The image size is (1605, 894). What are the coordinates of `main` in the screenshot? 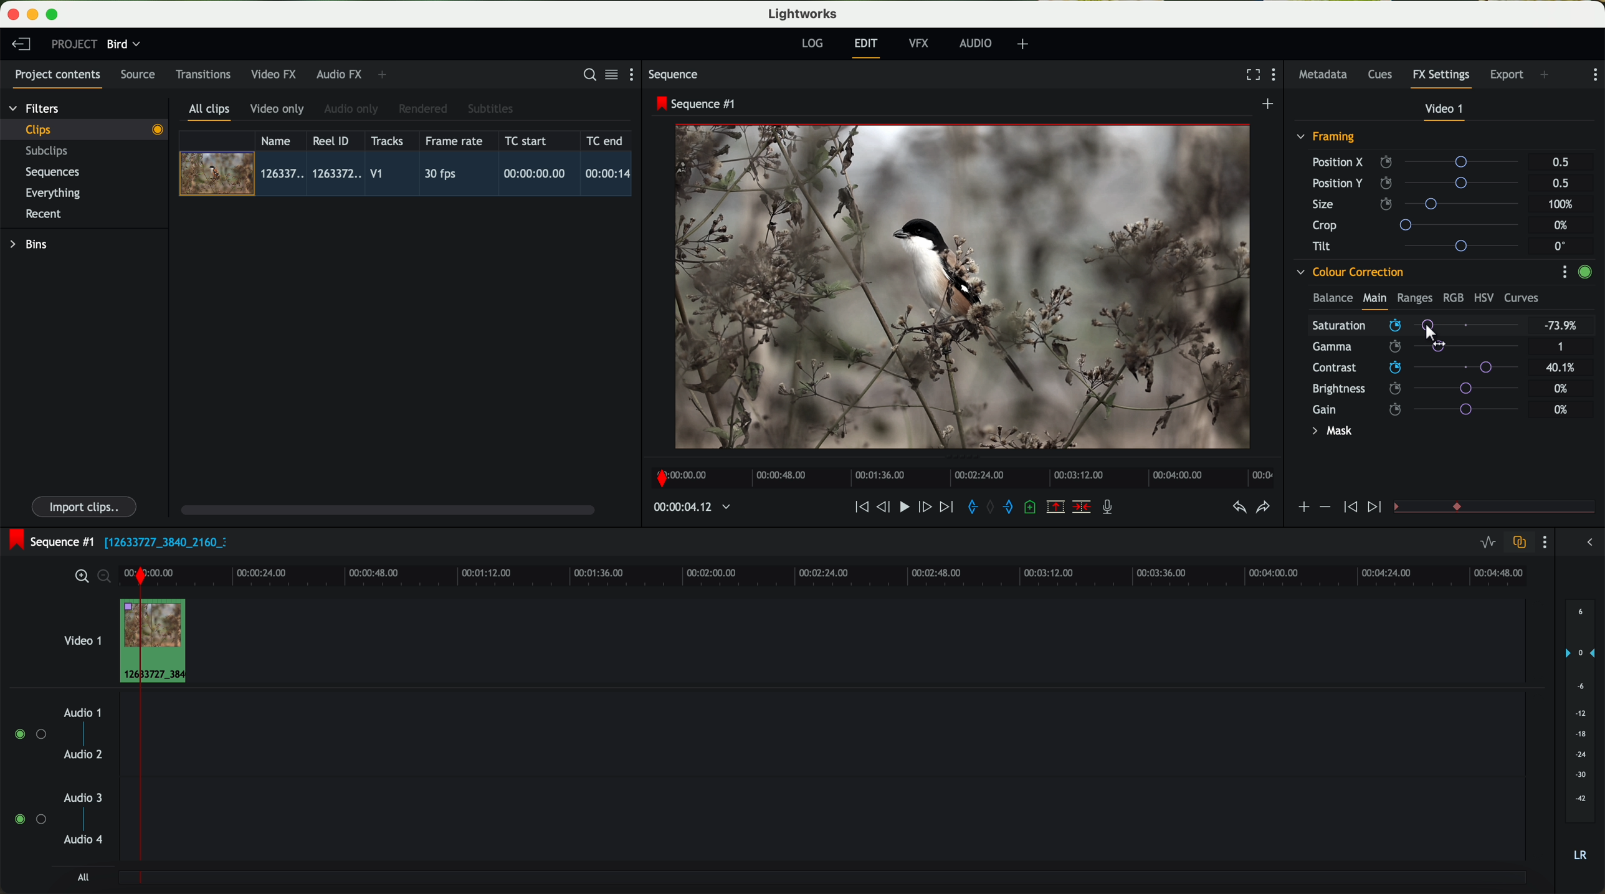 It's located at (1374, 300).